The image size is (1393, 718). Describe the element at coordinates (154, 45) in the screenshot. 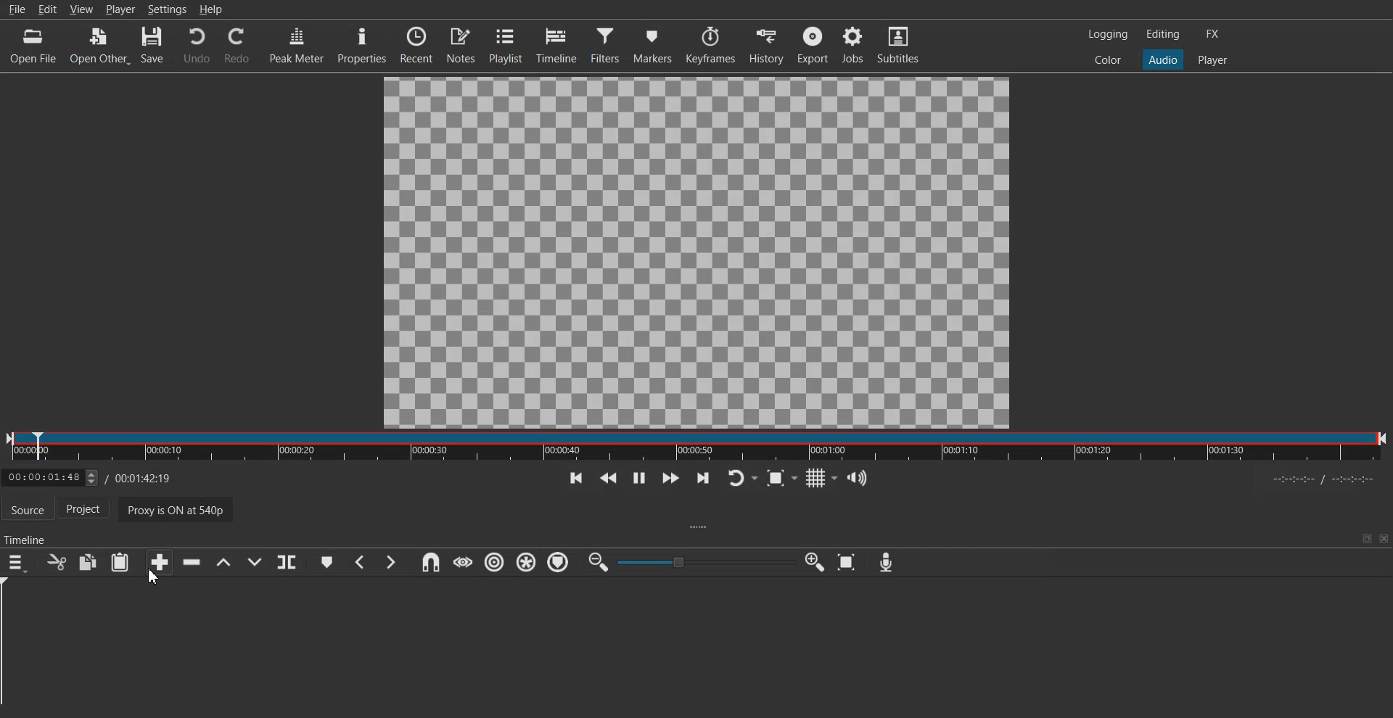

I see `Save` at that location.